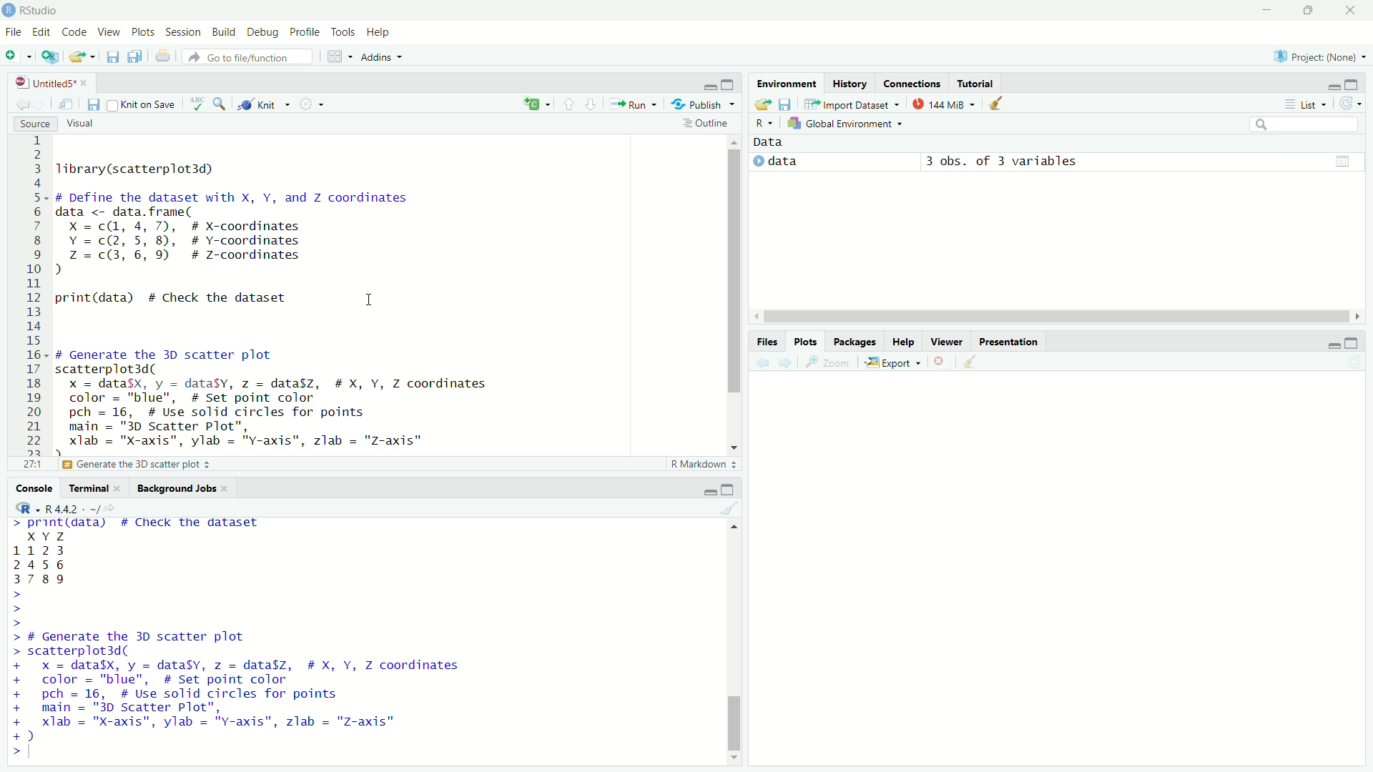 The image size is (1373, 772). I want to click on close, so click(119, 488).